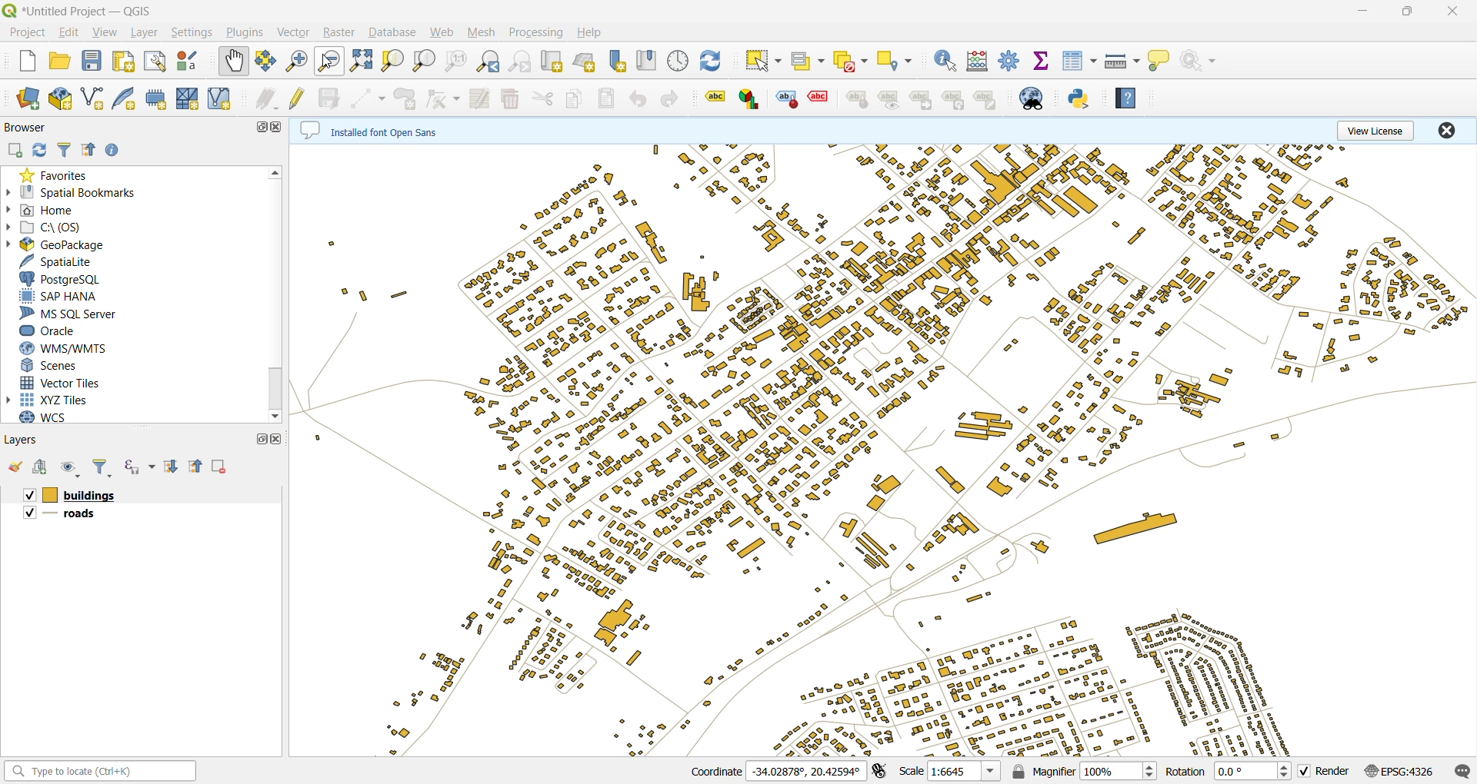  I want to click on browser, so click(28, 127).